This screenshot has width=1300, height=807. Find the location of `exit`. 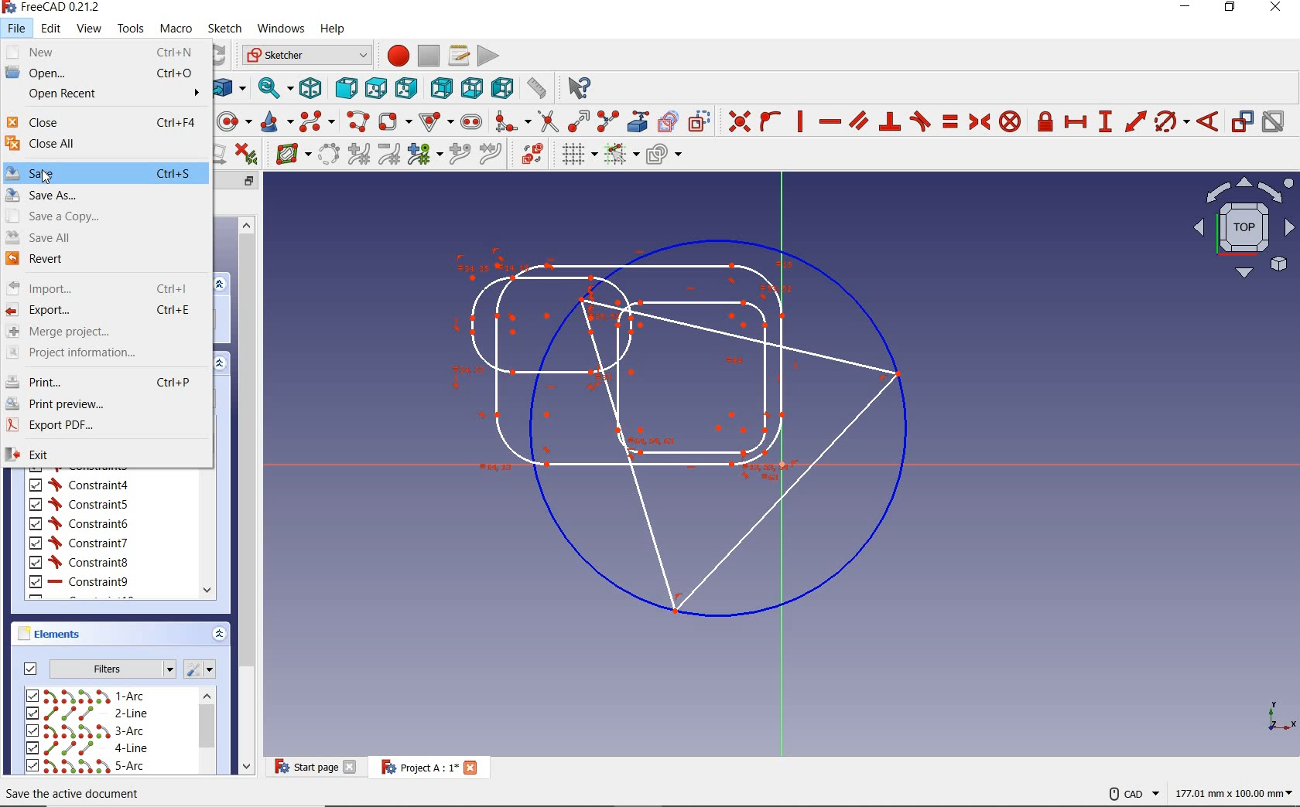

exit is located at coordinates (107, 455).